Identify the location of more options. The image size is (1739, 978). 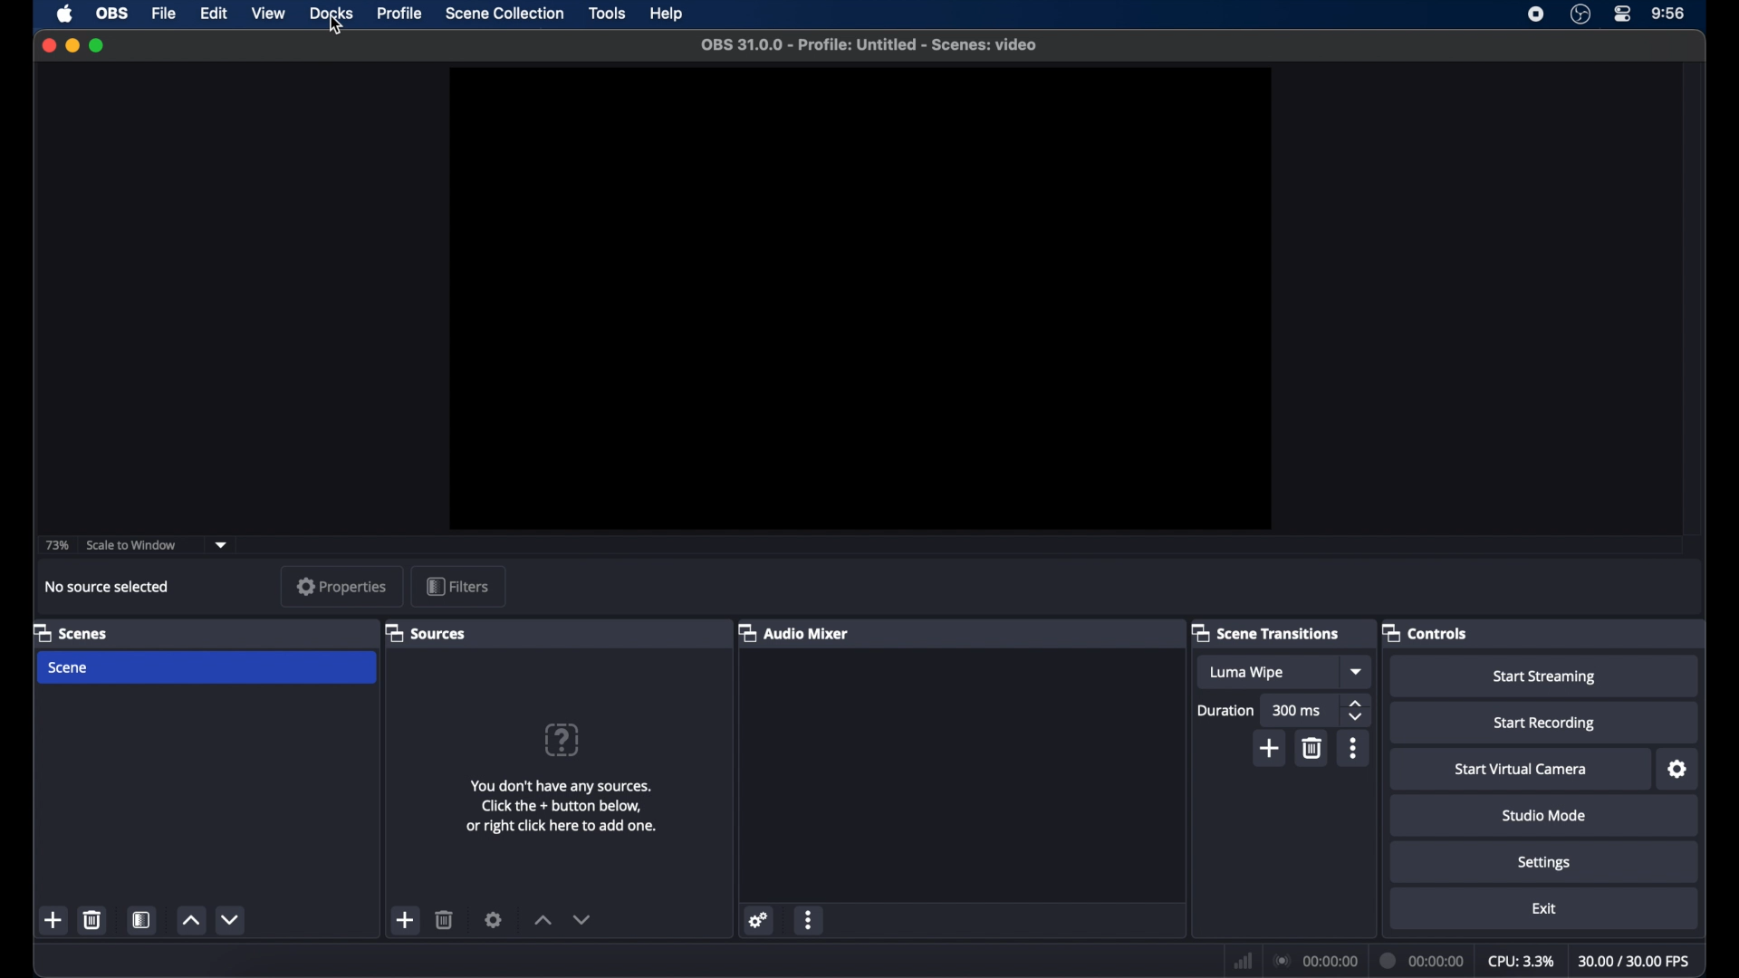
(1353, 748).